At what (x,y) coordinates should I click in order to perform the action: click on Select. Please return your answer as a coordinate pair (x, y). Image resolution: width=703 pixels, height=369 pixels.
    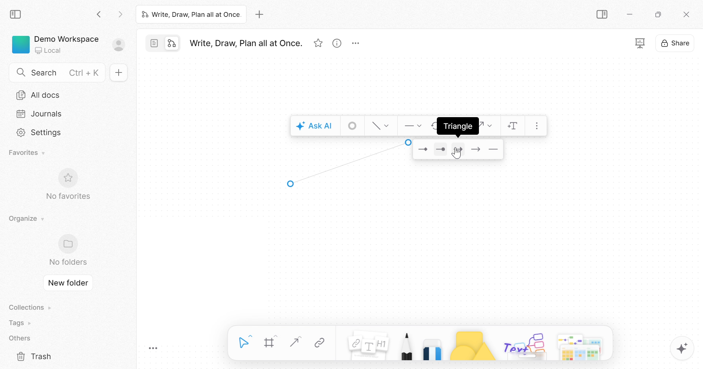
    Looking at the image, I should click on (245, 342).